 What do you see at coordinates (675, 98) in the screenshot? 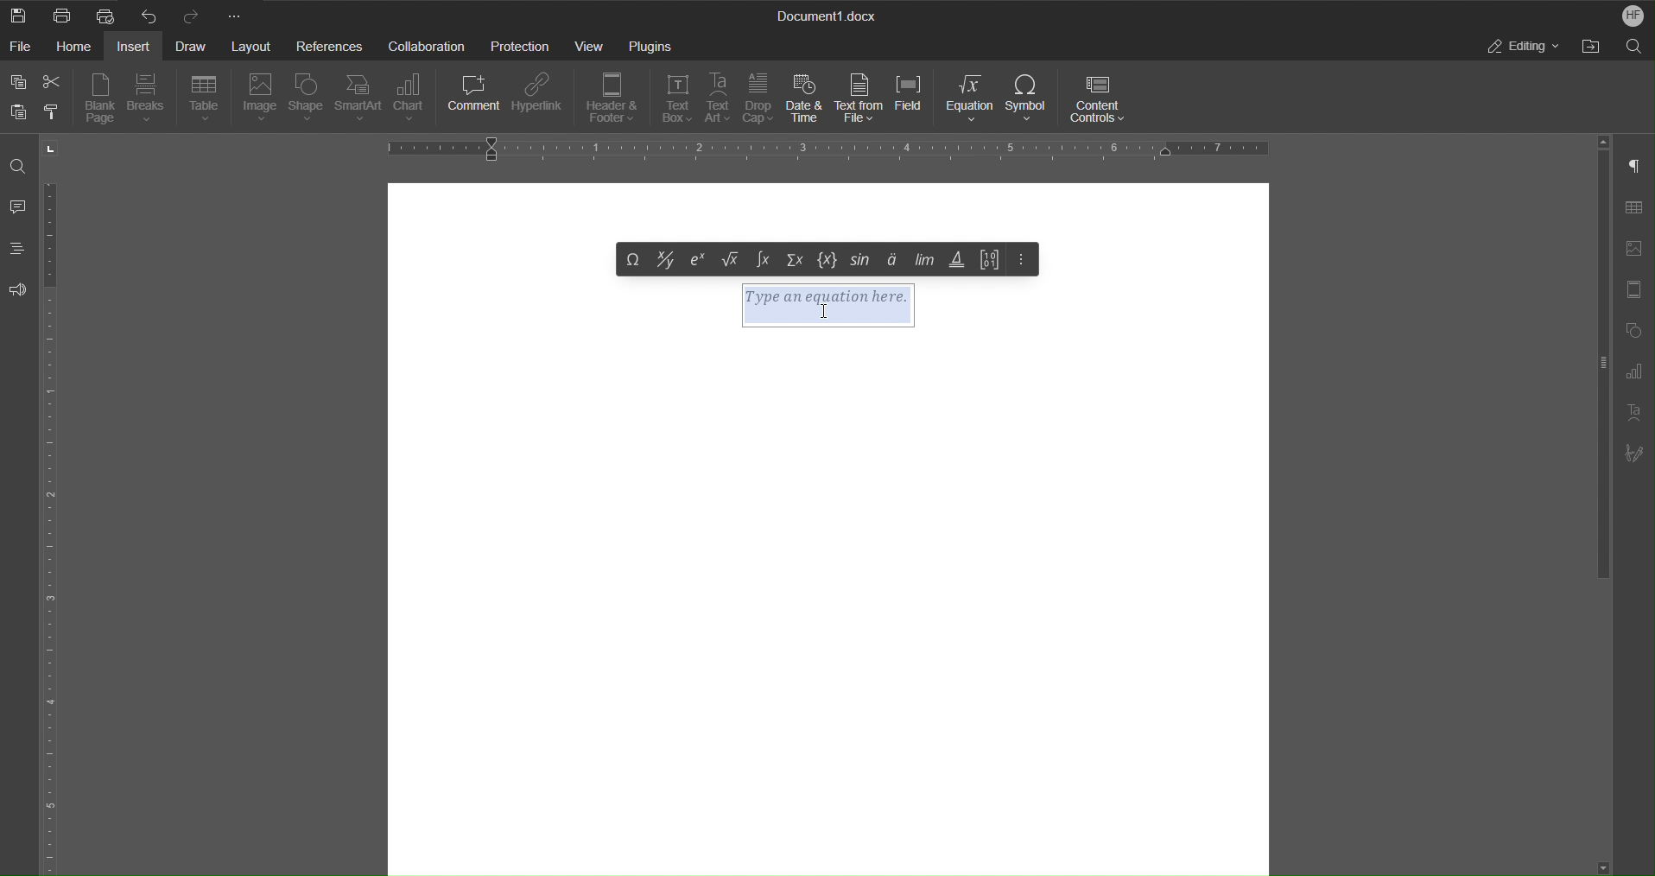
I see `Text Box` at bounding box center [675, 98].